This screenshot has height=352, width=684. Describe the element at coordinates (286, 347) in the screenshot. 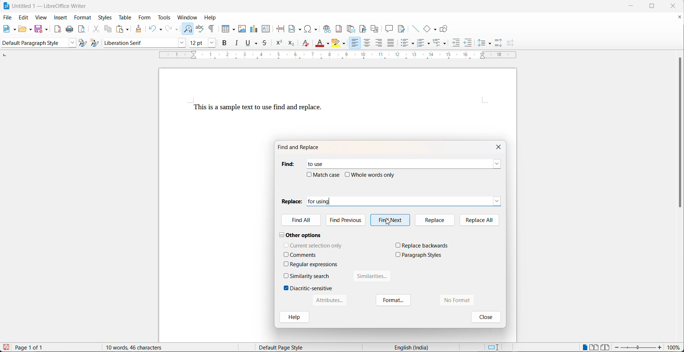

I see `Default page style` at that location.